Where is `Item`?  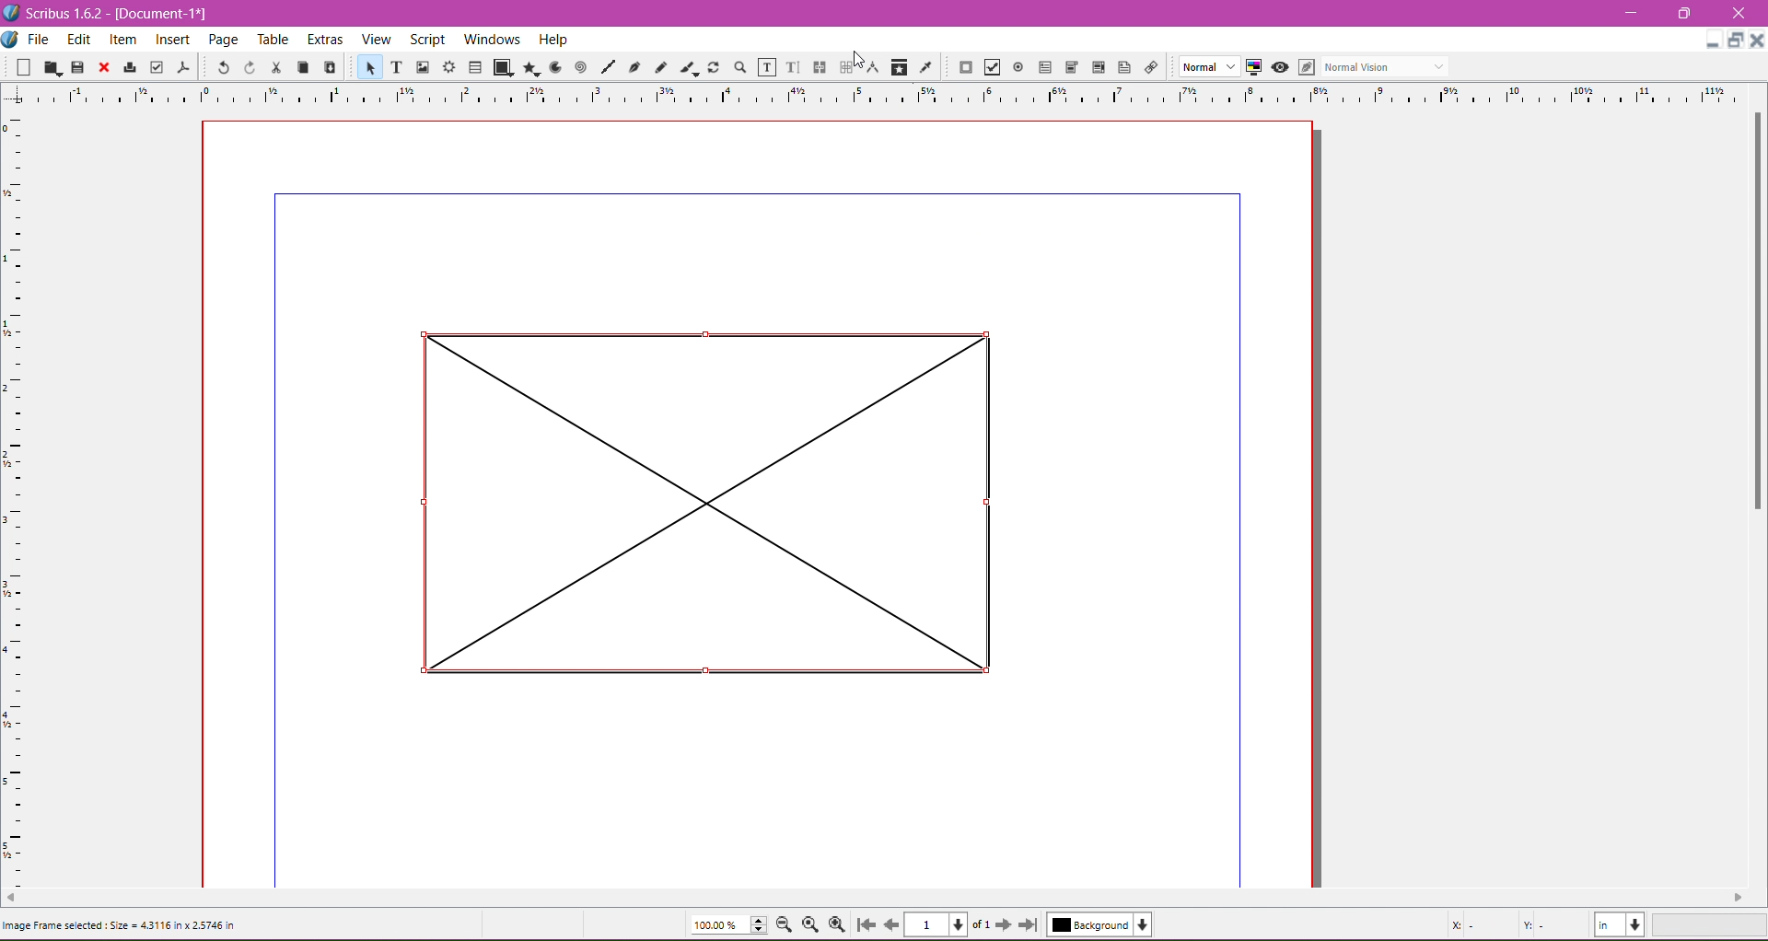
Item is located at coordinates (122, 41).